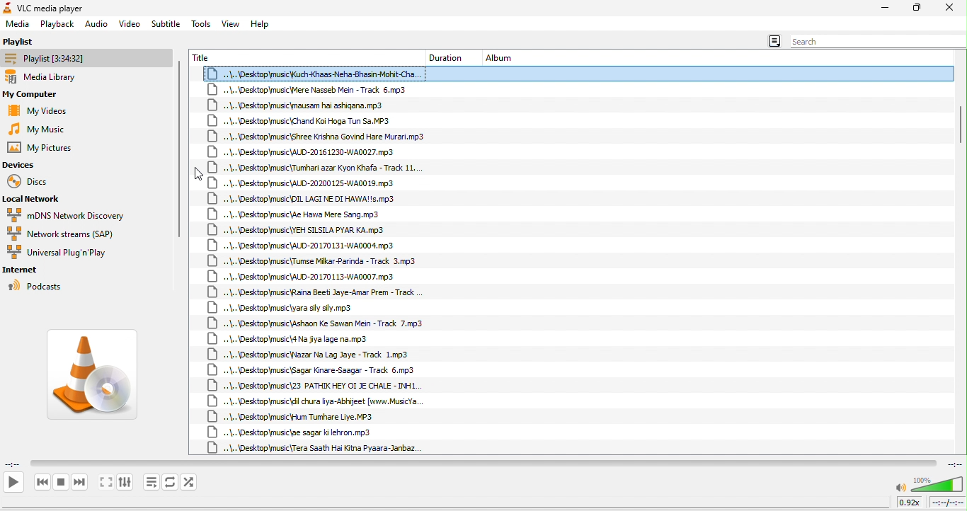 This screenshot has height=511, width=967. What do you see at coordinates (953, 464) in the screenshot?
I see `total time` at bounding box center [953, 464].